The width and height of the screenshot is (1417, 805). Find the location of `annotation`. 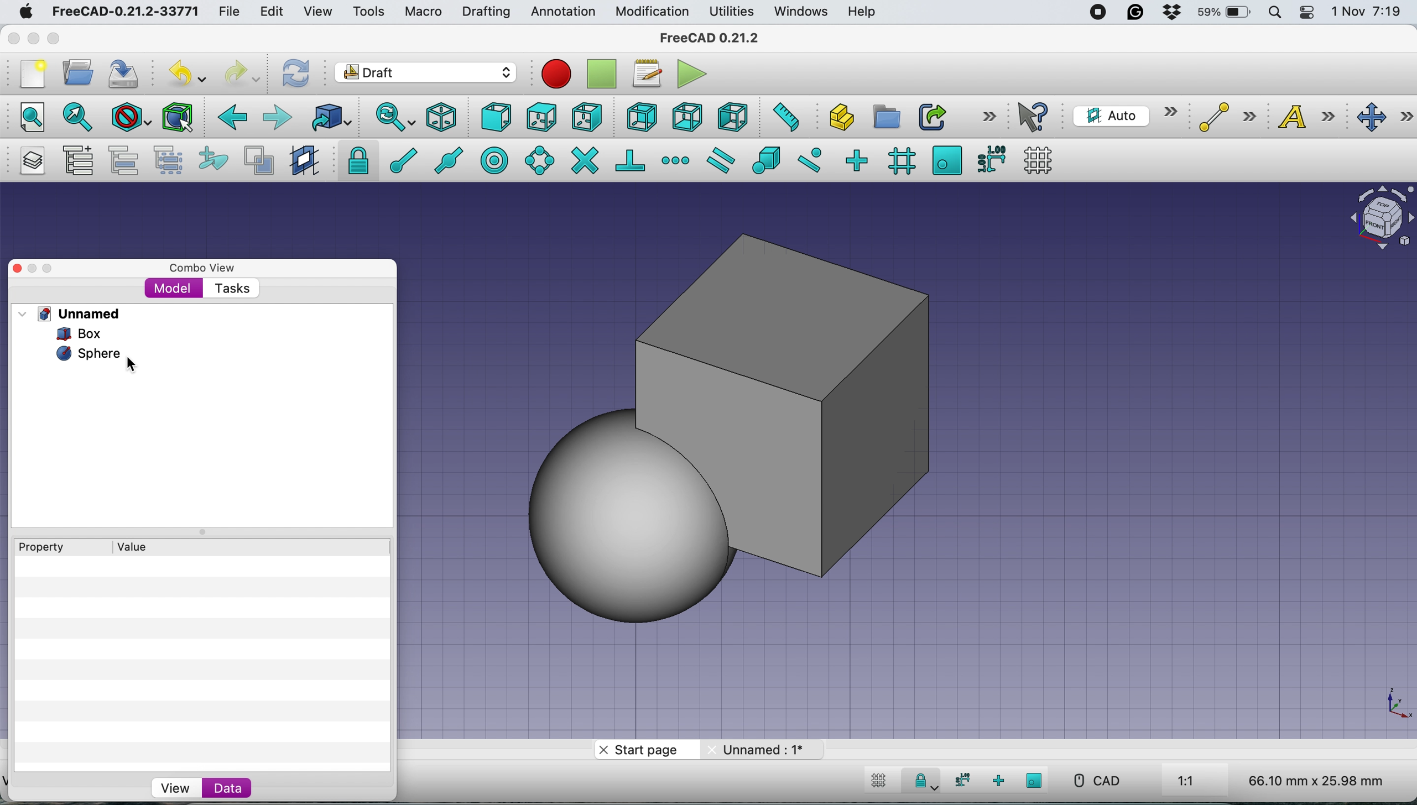

annotation is located at coordinates (560, 12).